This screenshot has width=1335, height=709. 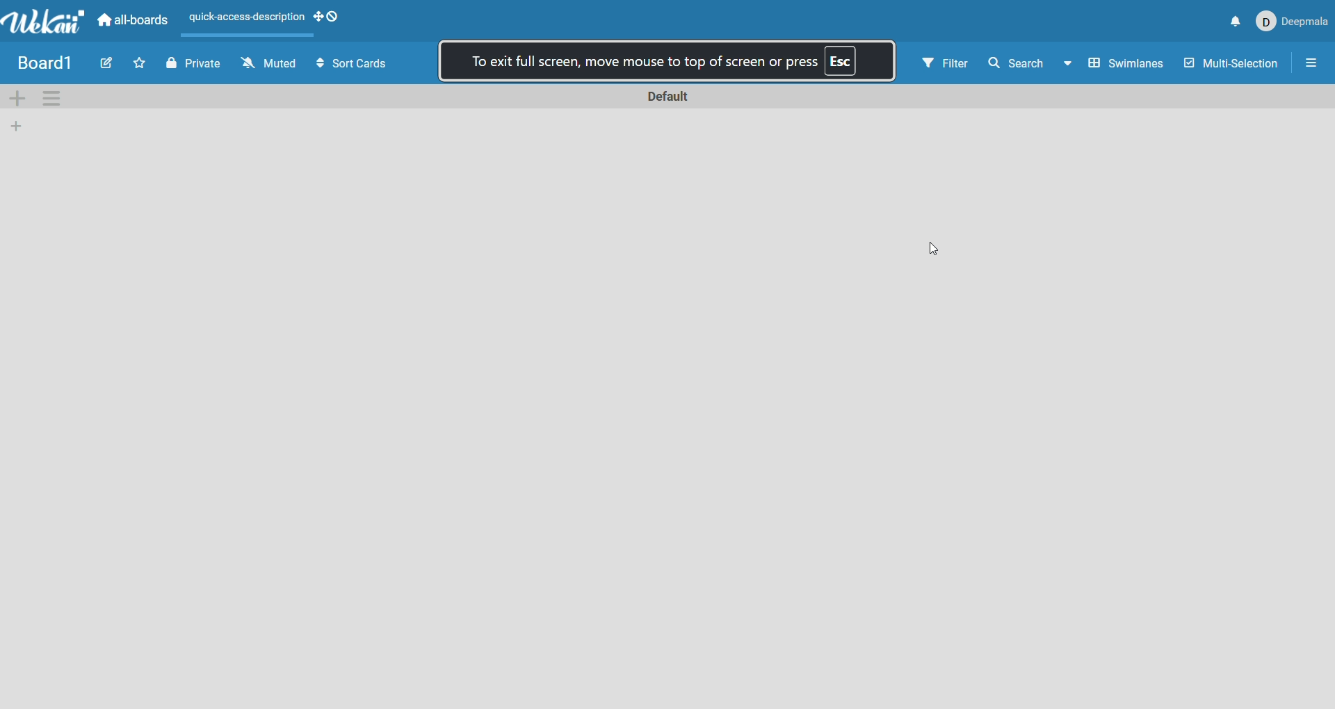 I want to click on board1, so click(x=46, y=63).